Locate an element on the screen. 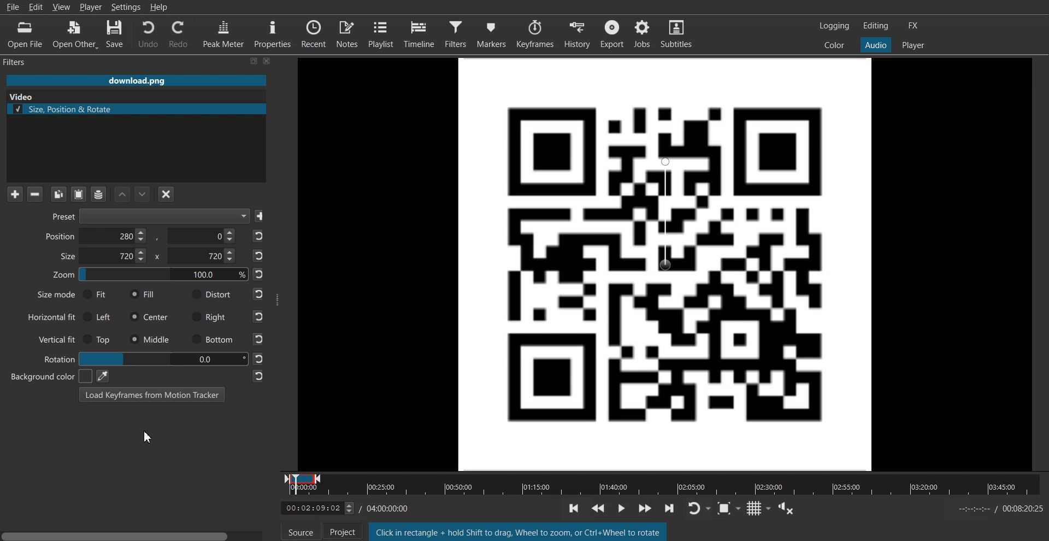  Move Filter Down is located at coordinates (143, 194).